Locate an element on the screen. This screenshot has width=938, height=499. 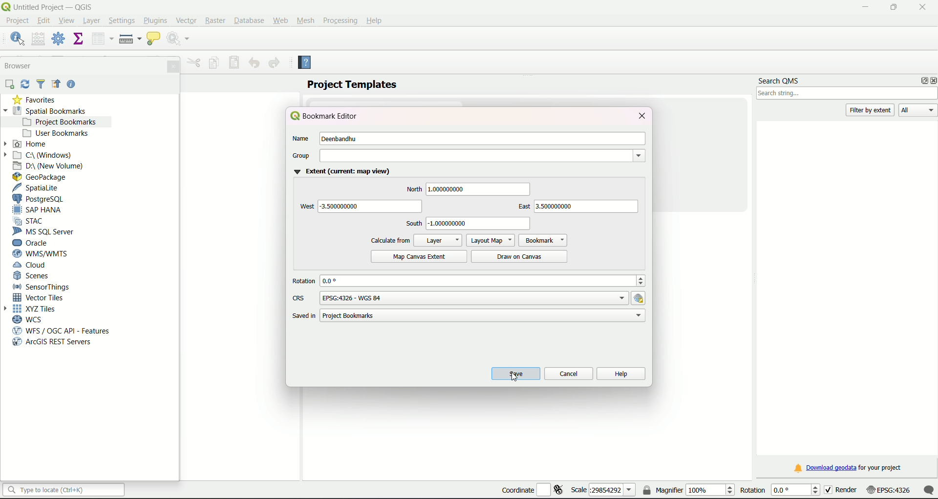
 is located at coordinates (194, 62).